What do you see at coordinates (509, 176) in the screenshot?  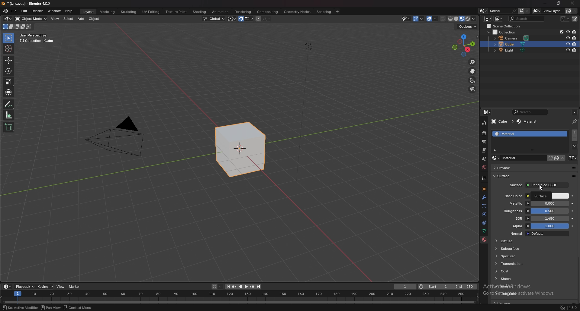 I see `surface` at bounding box center [509, 176].